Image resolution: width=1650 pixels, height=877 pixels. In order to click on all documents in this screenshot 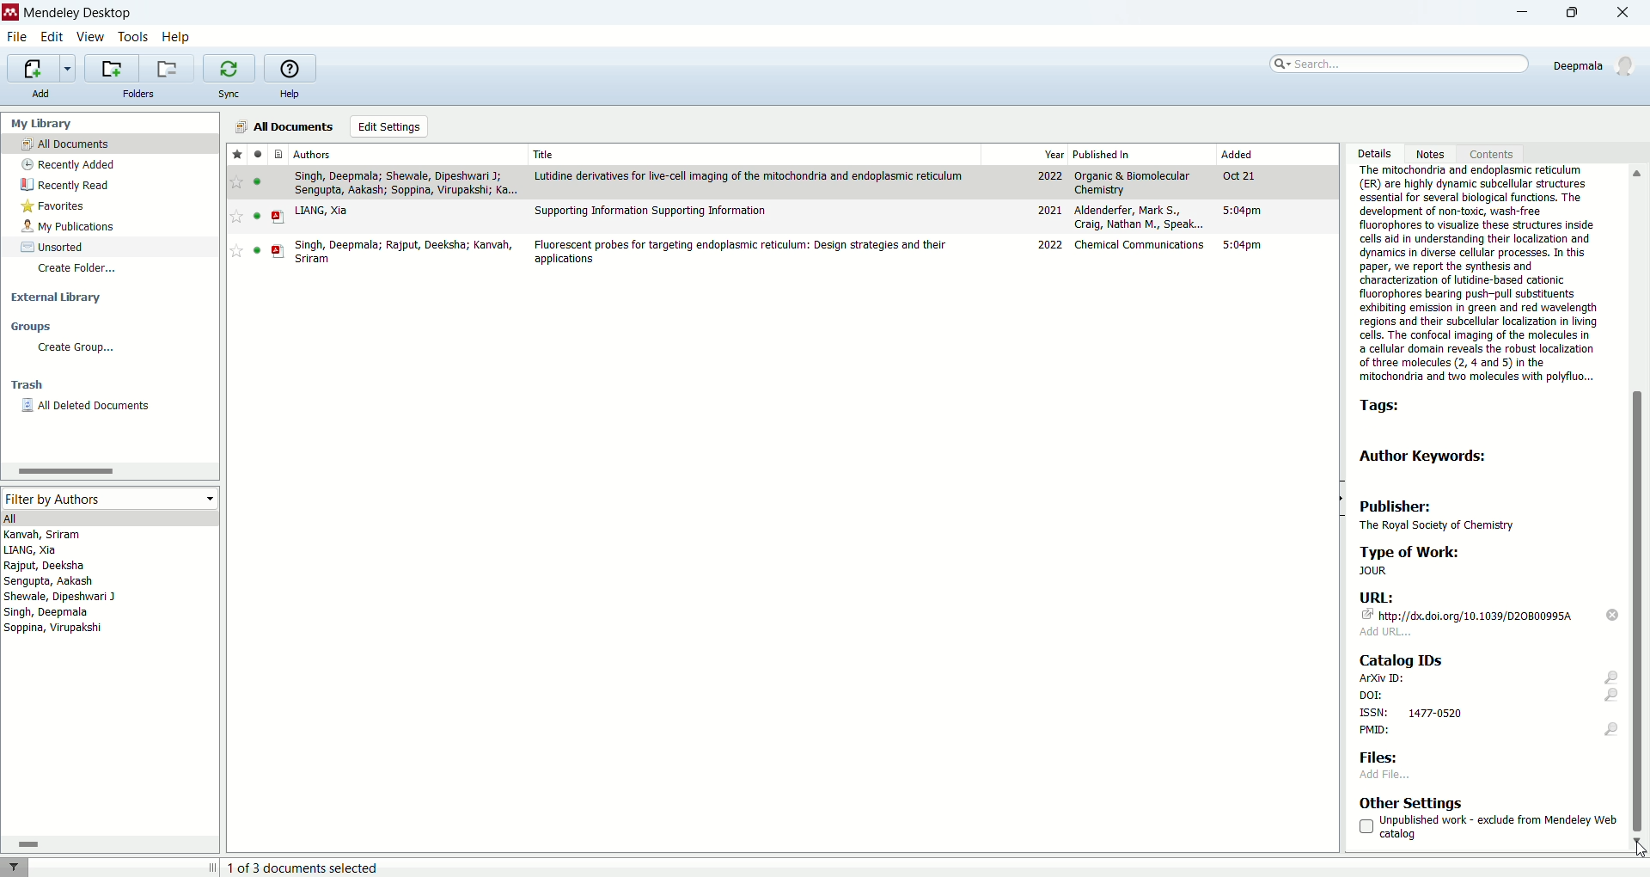, I will do `click(110, 143)`.